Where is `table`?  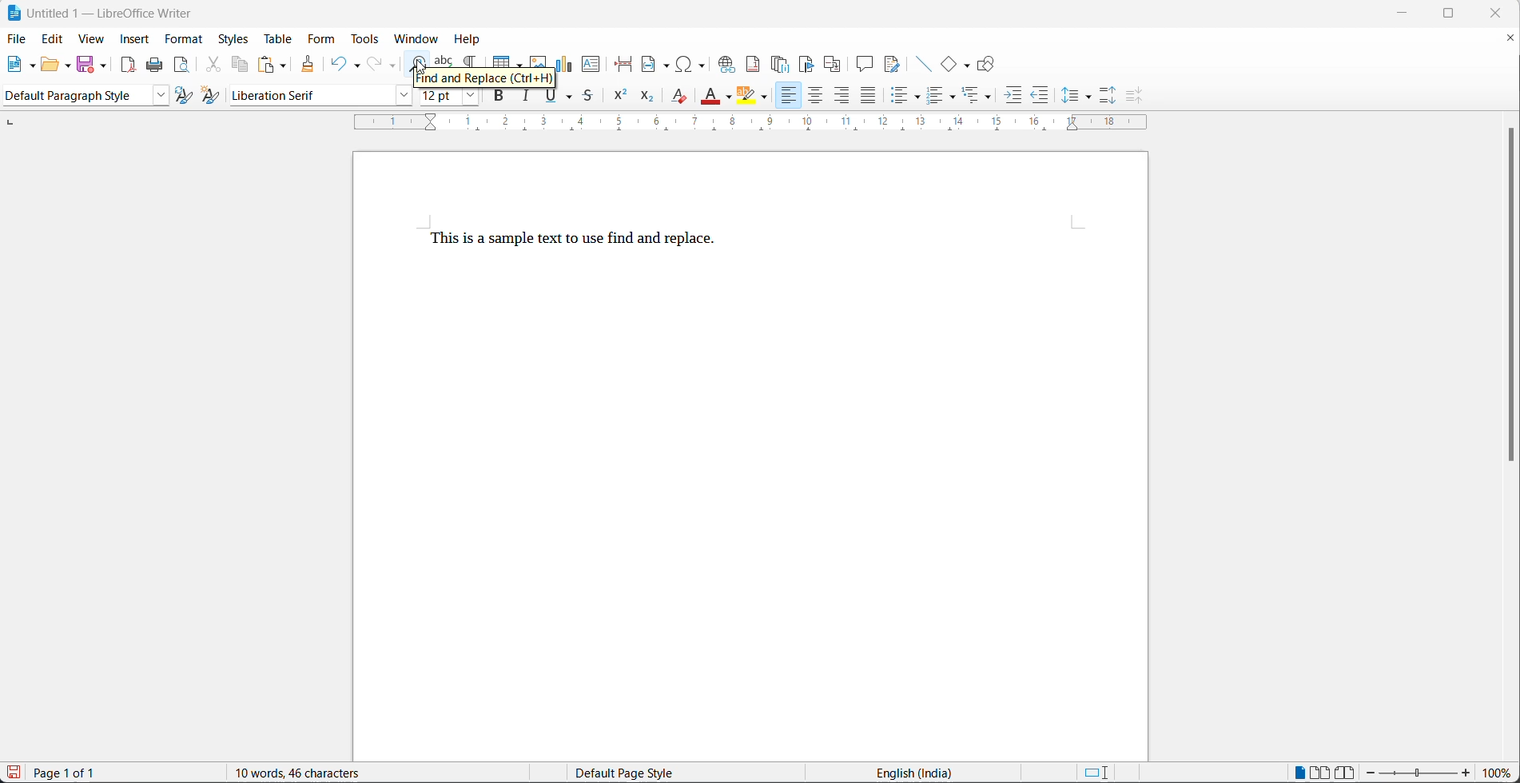 table is located at coordinates (276, 38).